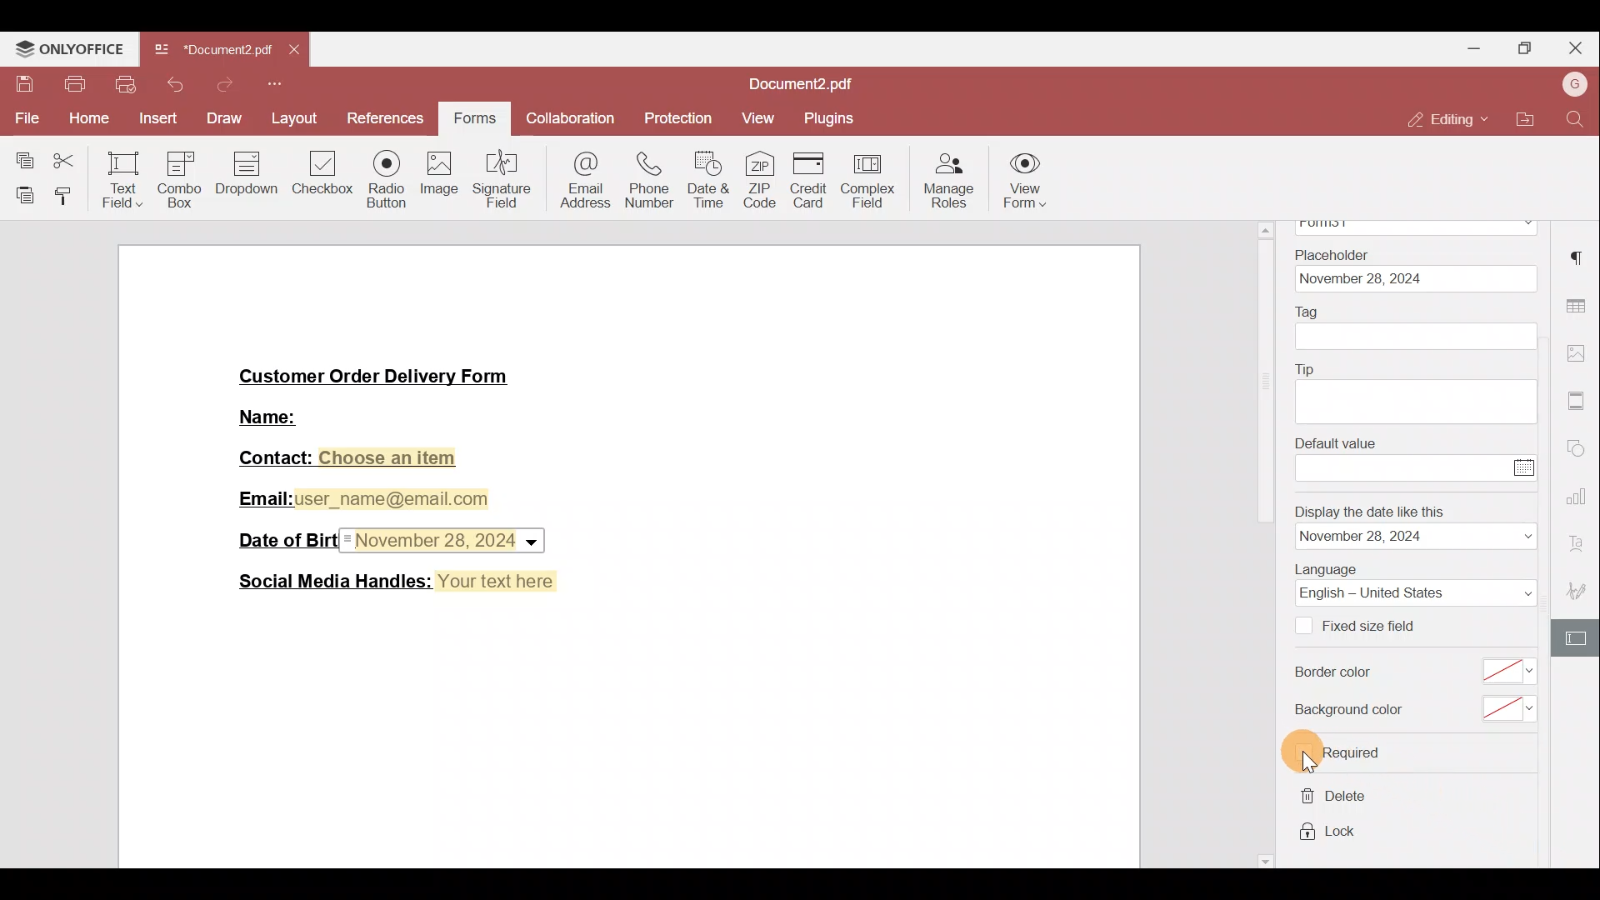 The width and height of the screenshot is (1600, 900). Describe the element at coordinates (763, 115) in the screenshot. I see `View` at that location.